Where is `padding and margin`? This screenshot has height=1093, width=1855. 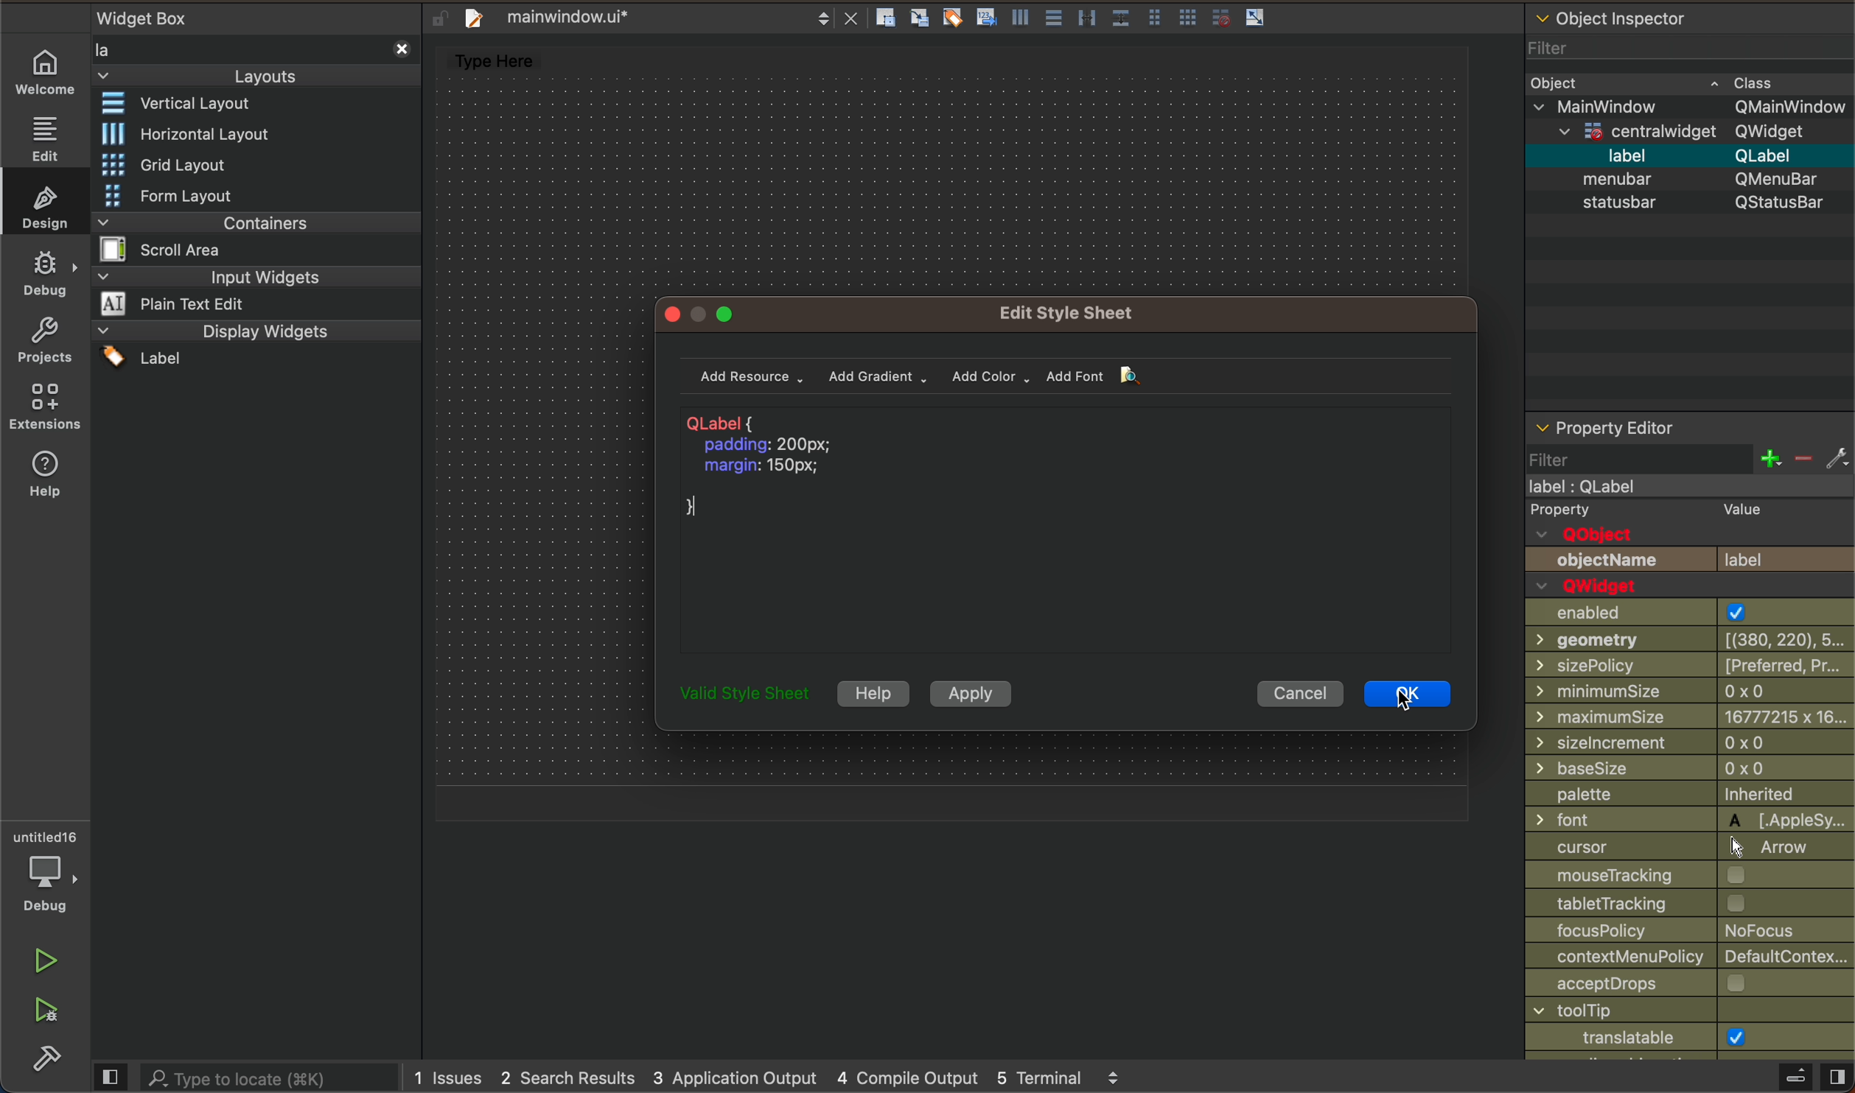
padding and margin is located at coordinates (786, 465).